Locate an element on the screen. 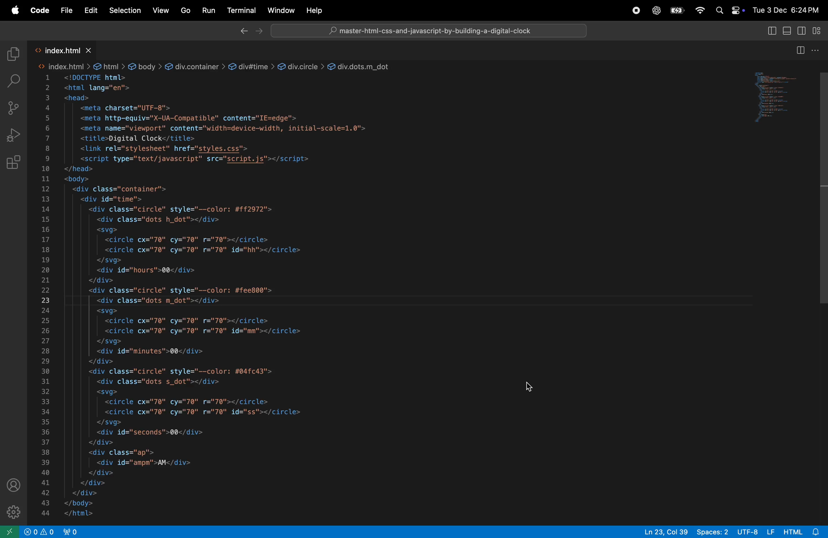 This screenshot has width=828, height=538. toggle panel is located at coordinates (788, 31).